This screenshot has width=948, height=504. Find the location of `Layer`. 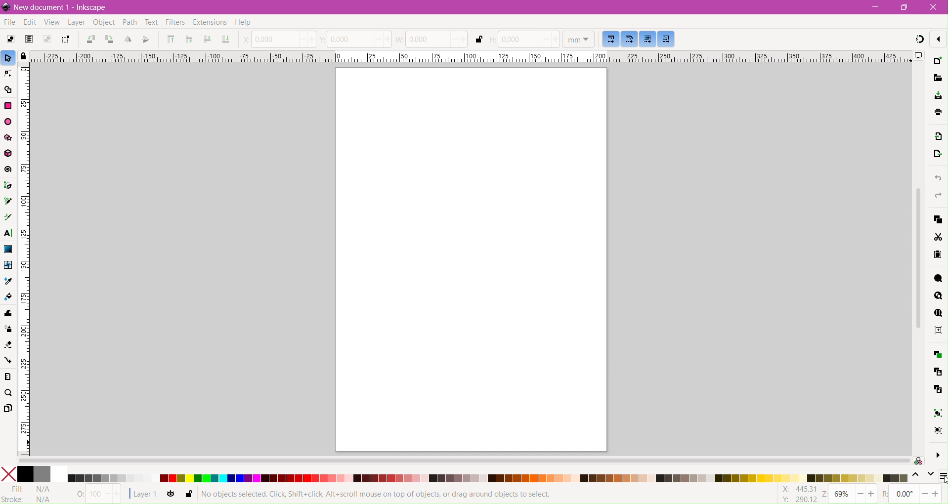

Layer is located at coordinates (76, 23).